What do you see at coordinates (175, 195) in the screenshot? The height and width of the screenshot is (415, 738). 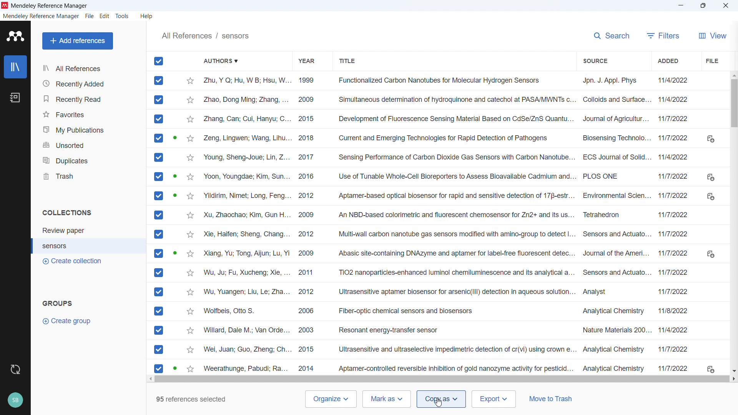 I see `PDF available` at bounding box center [175, 195].